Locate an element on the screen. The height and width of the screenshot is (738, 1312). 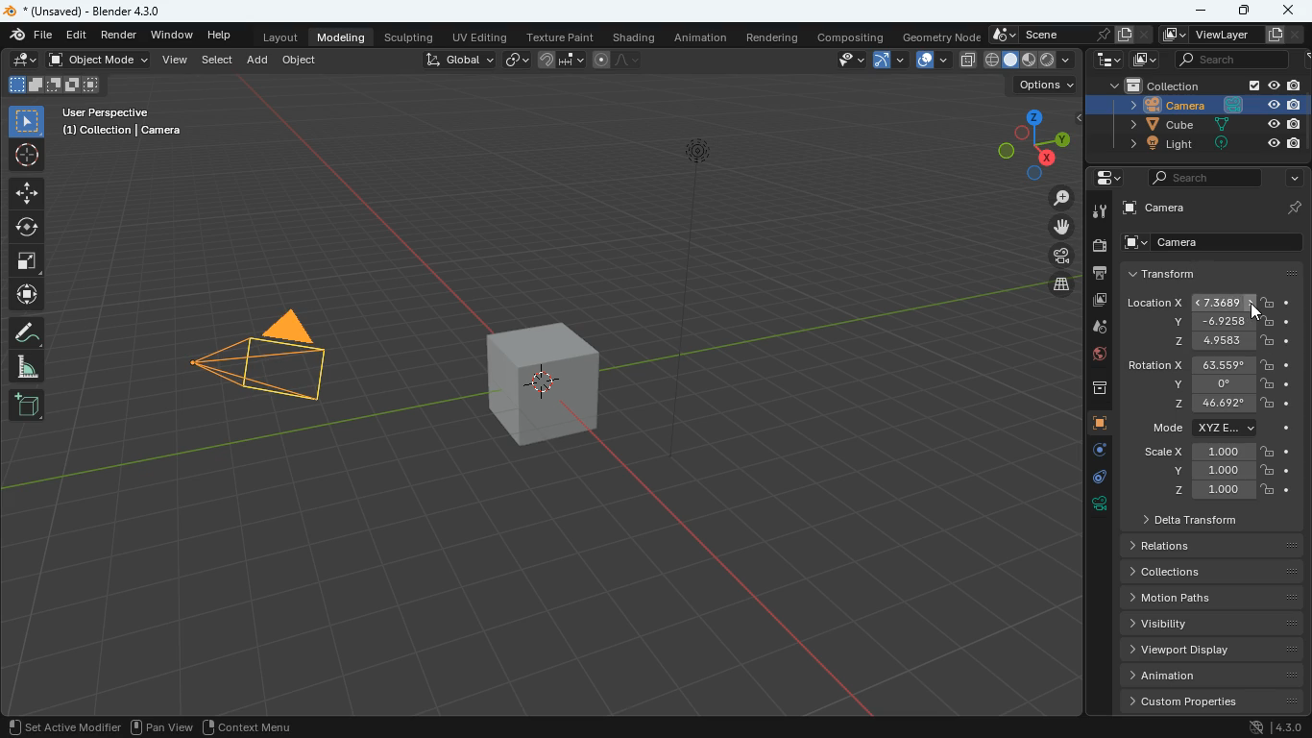
blender is located at coordinates (27, 36).